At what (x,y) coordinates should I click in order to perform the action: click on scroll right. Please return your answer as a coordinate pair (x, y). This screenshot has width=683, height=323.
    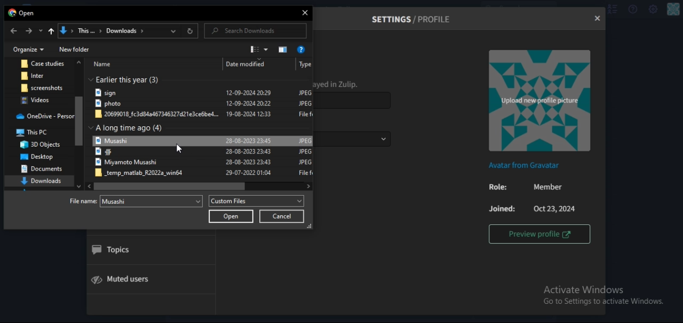
    Looking at the image, I should click on (307, 185).